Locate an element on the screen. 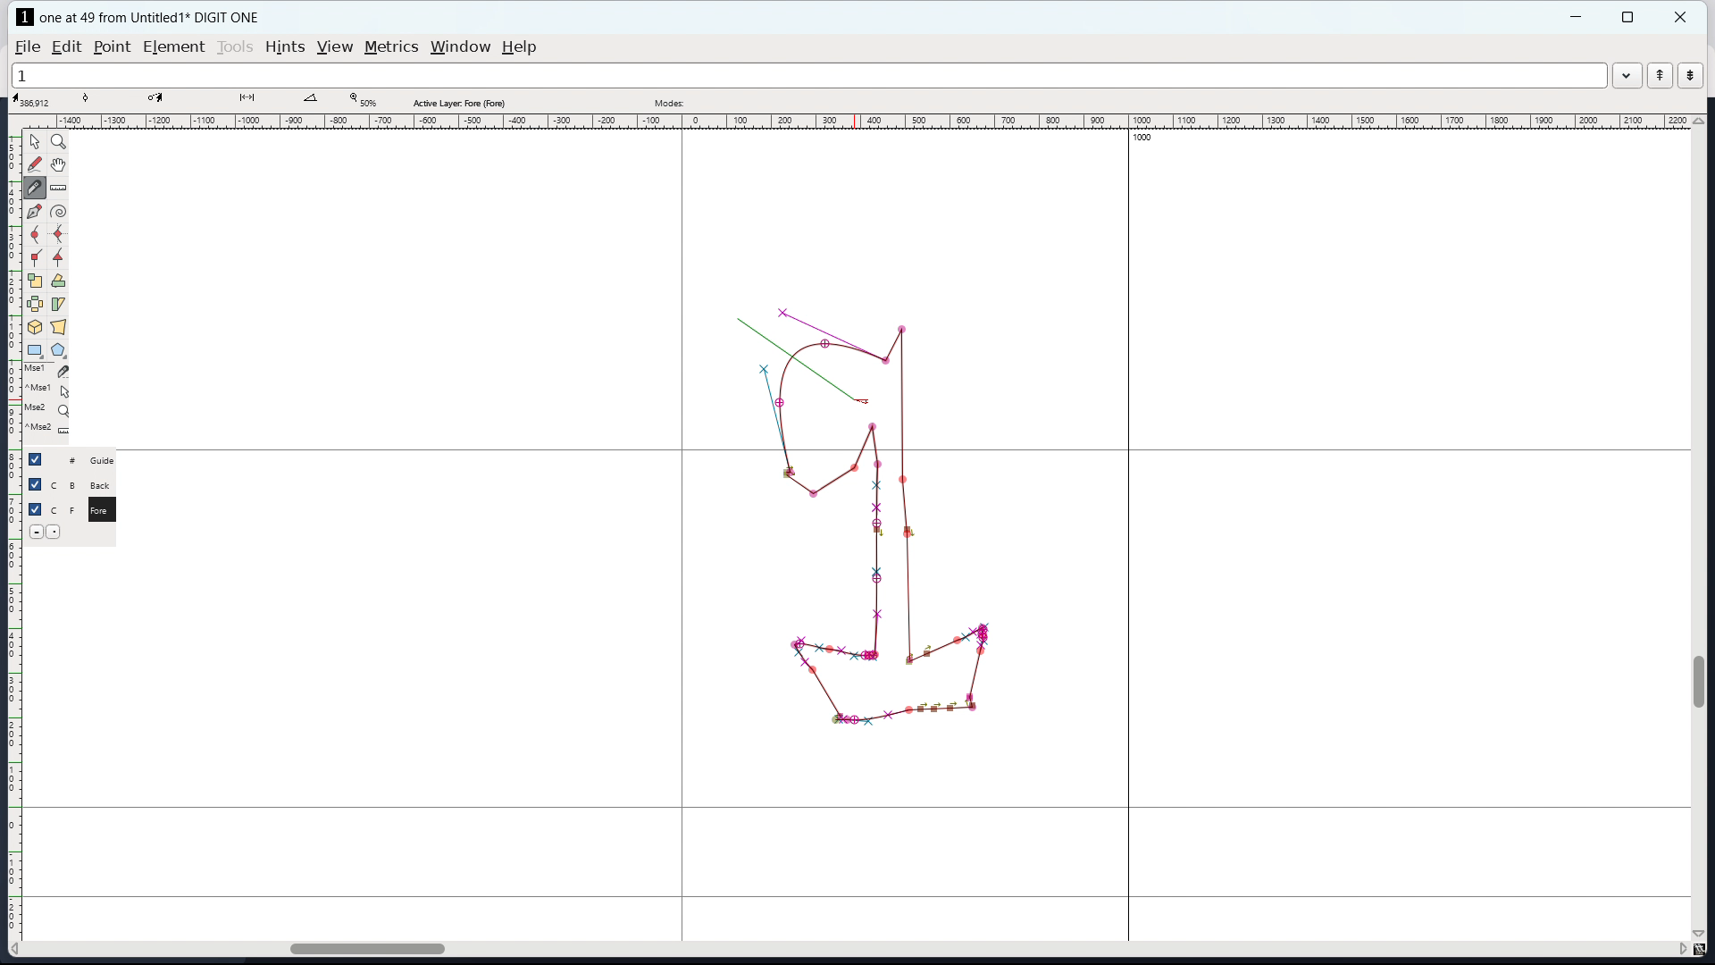 The image size is (1715, 965). help is located at coordinates (519, 47).